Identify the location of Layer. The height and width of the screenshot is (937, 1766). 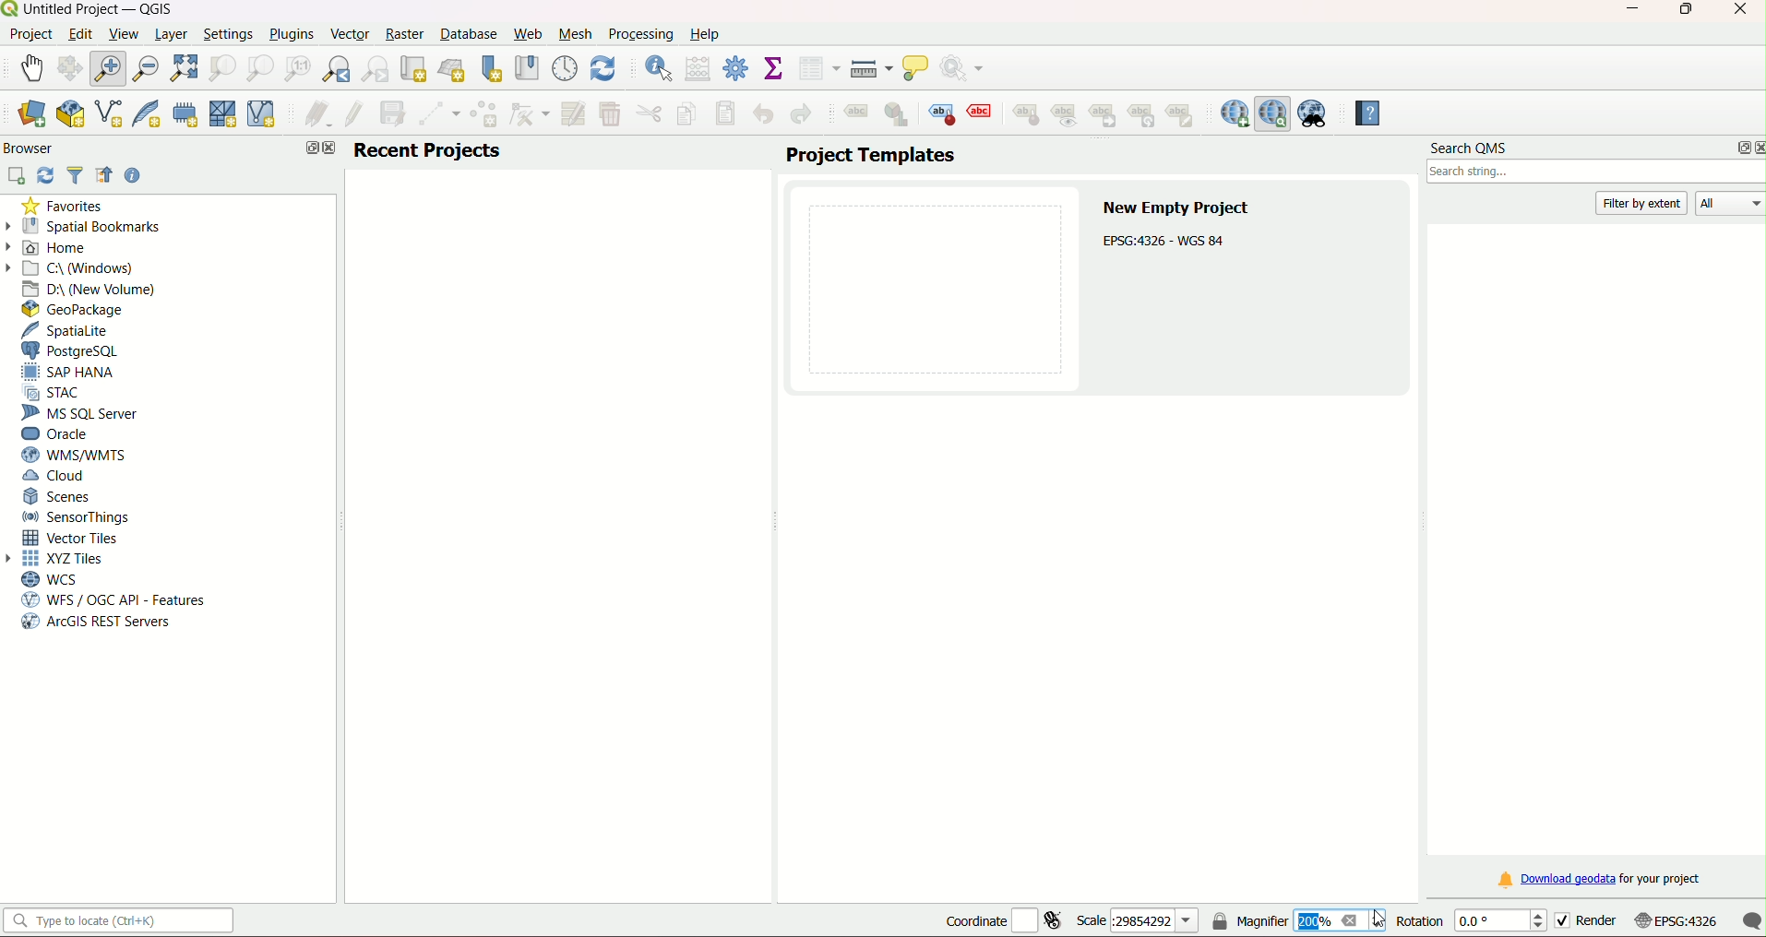
(171, 34).